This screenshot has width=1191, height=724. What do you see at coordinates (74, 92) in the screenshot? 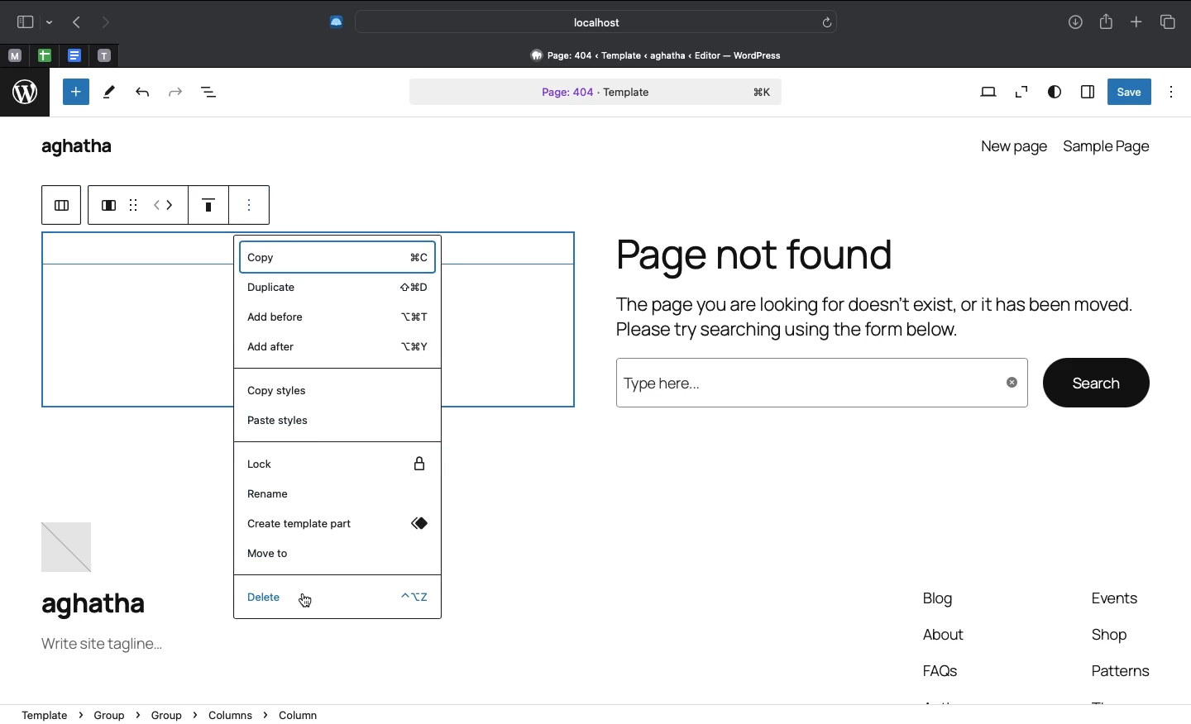
I see `Add new block` at bounding box center [74, 92].